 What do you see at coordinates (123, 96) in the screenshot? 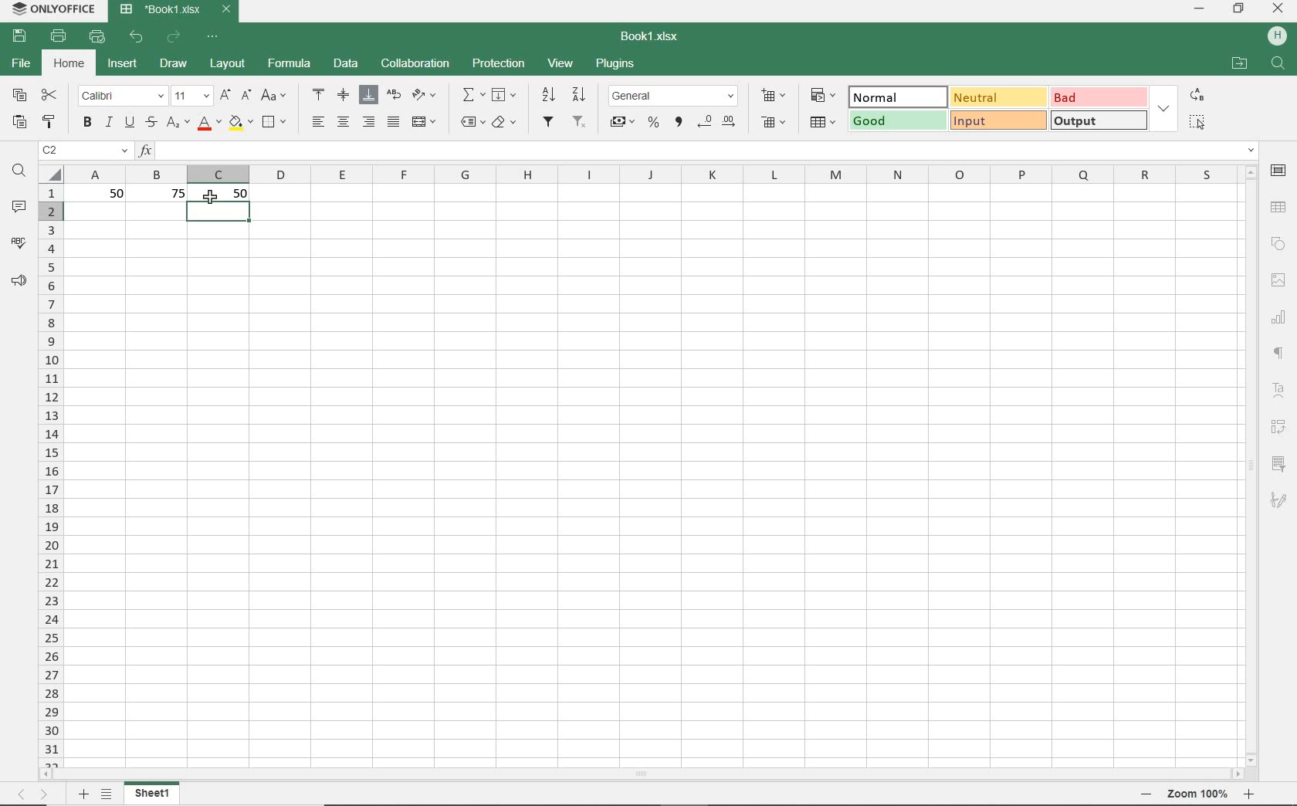
I see `font name` at bounding box center [123, 96].